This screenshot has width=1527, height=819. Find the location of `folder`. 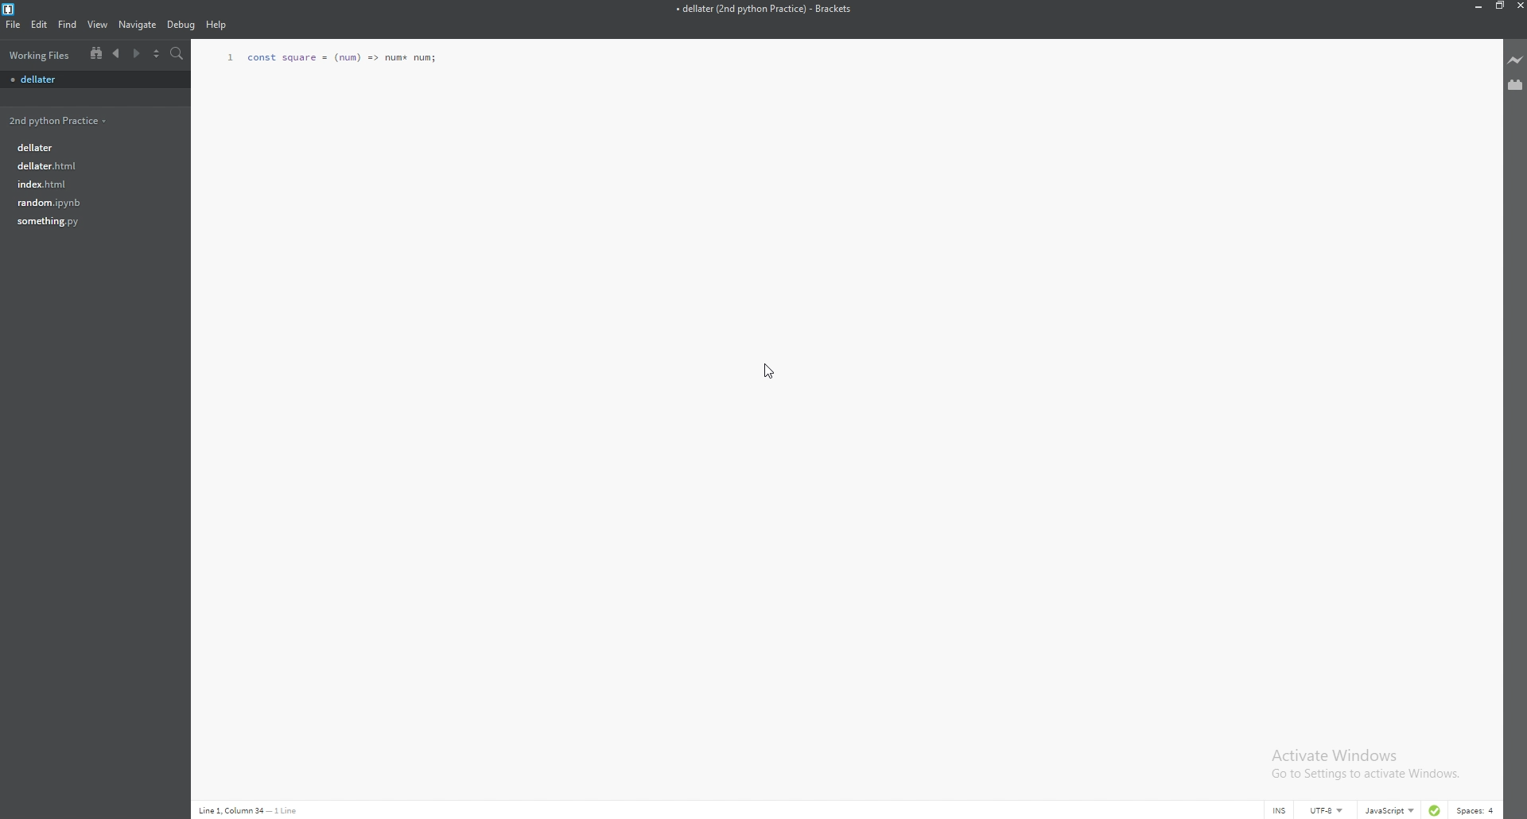

folder is located at coordinates (56, 119).